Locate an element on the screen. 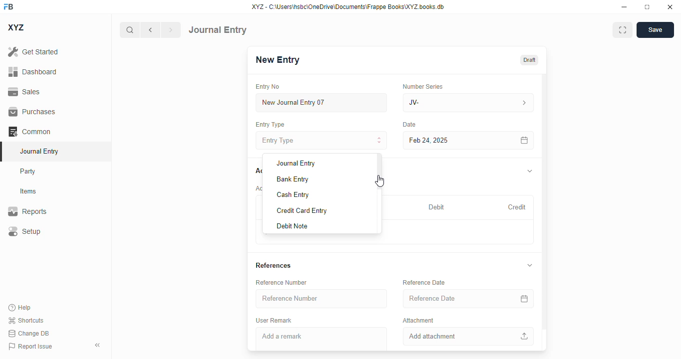 The width and height of the screenshot is (681, 359). toggle maximize is located at coordinates (647, 7).